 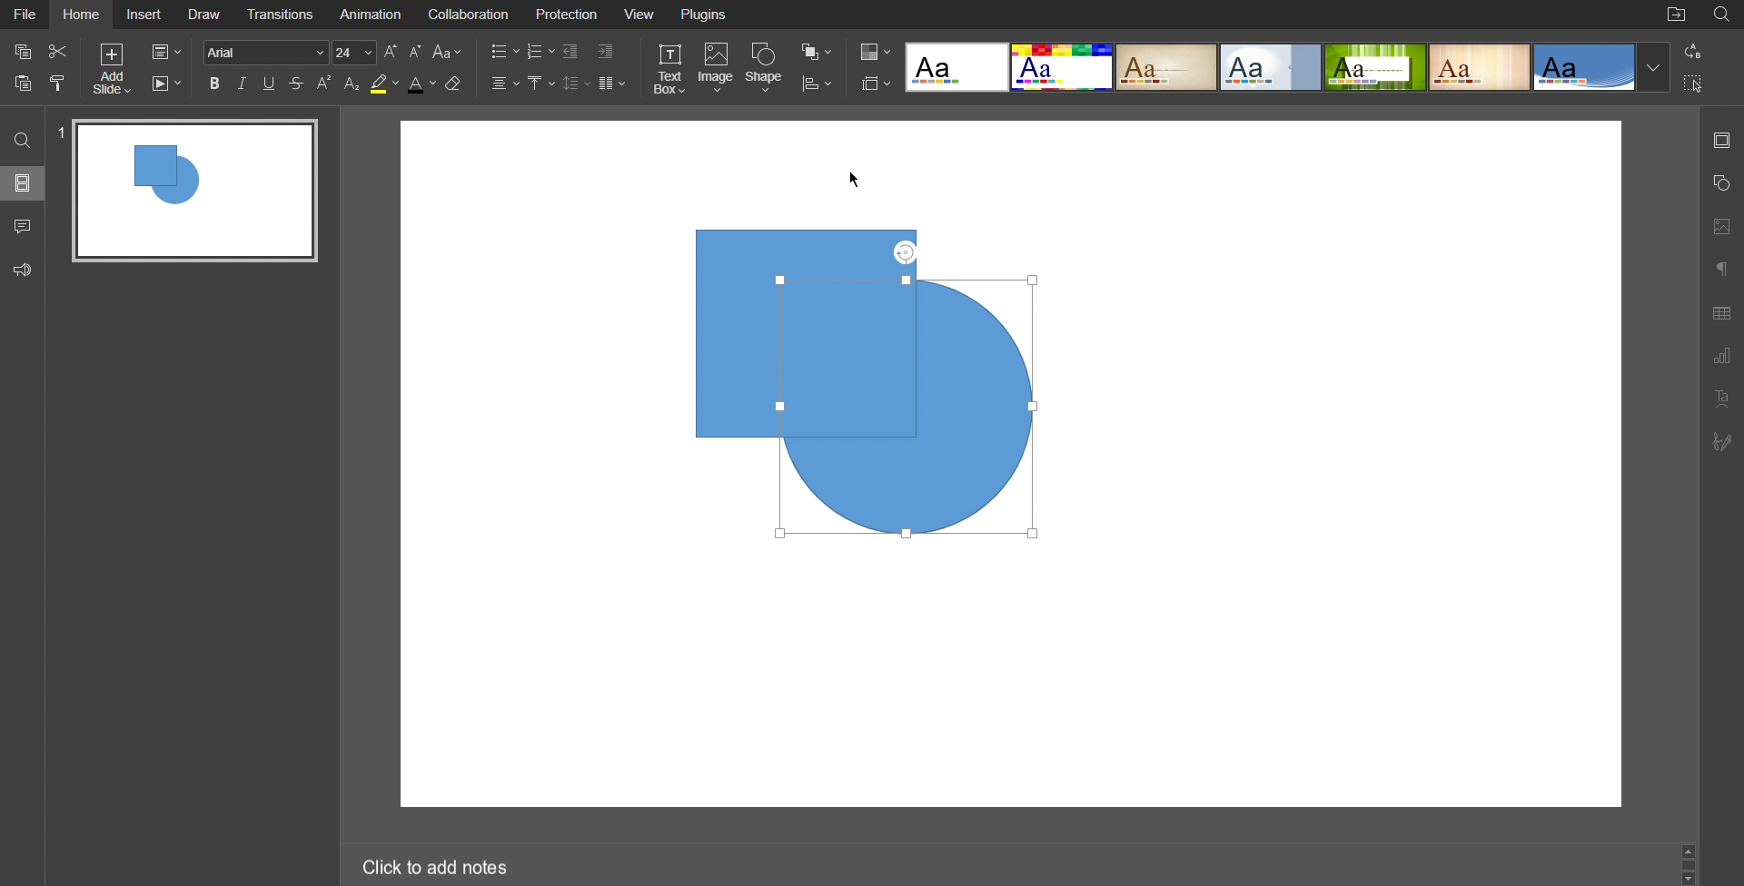 What do you see at coordinates (421, 84) in the screenshot?
I see `Text Color` at bounding box center [421, 84].